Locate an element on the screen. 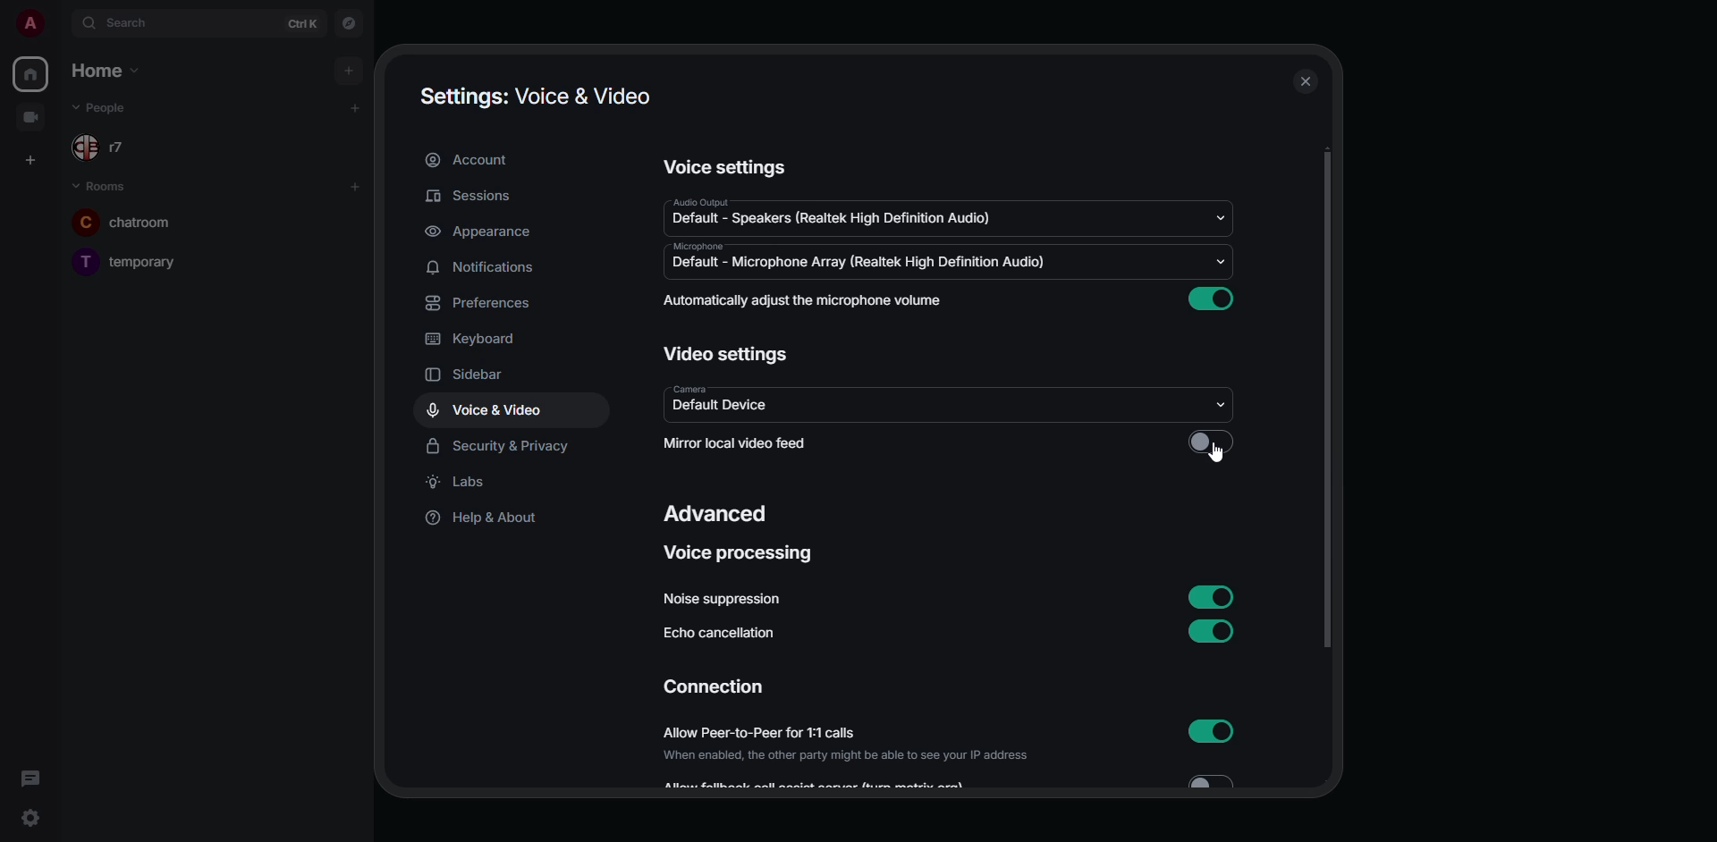 The height and width of the screenshot is (842, 1717). echo cancellation is located at coordinates (722, 633).